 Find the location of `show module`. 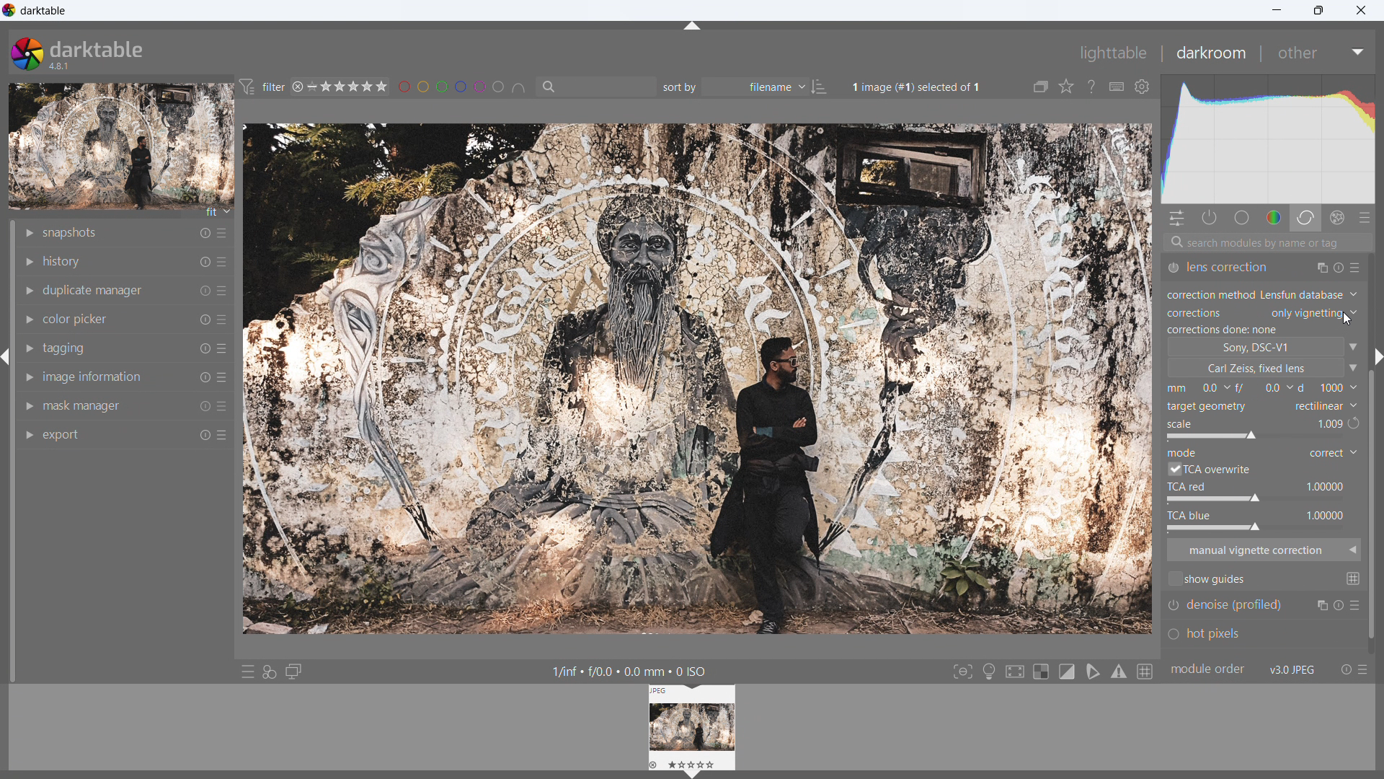

show module is located at coordinates (29, 347).